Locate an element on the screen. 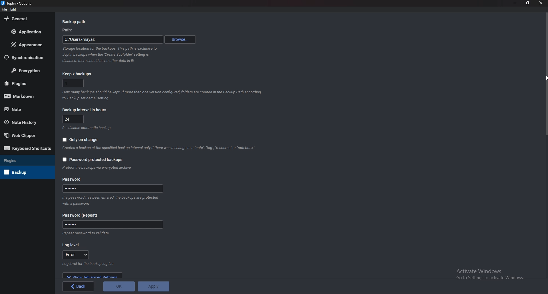 The image size is (548, 294). password protected backups is located at coordinates (93, 160).